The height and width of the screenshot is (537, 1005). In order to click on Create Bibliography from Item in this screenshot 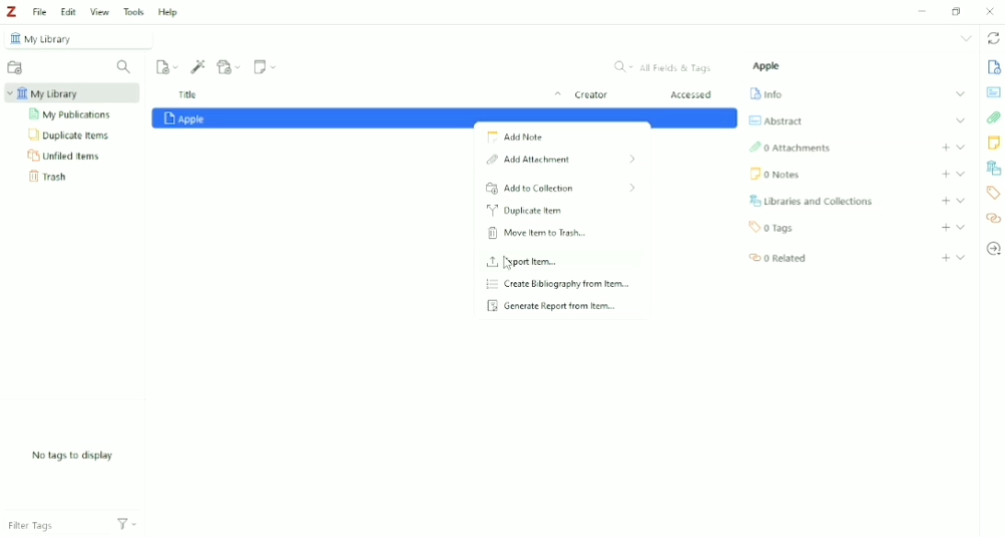, I will do `click(562, 285)`.